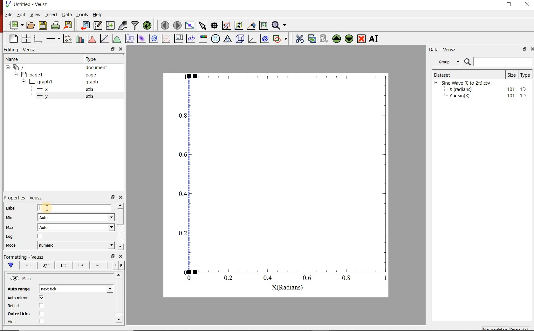 This screenshot has height=331, width=534. I want to click on Close, so click(531, 50).